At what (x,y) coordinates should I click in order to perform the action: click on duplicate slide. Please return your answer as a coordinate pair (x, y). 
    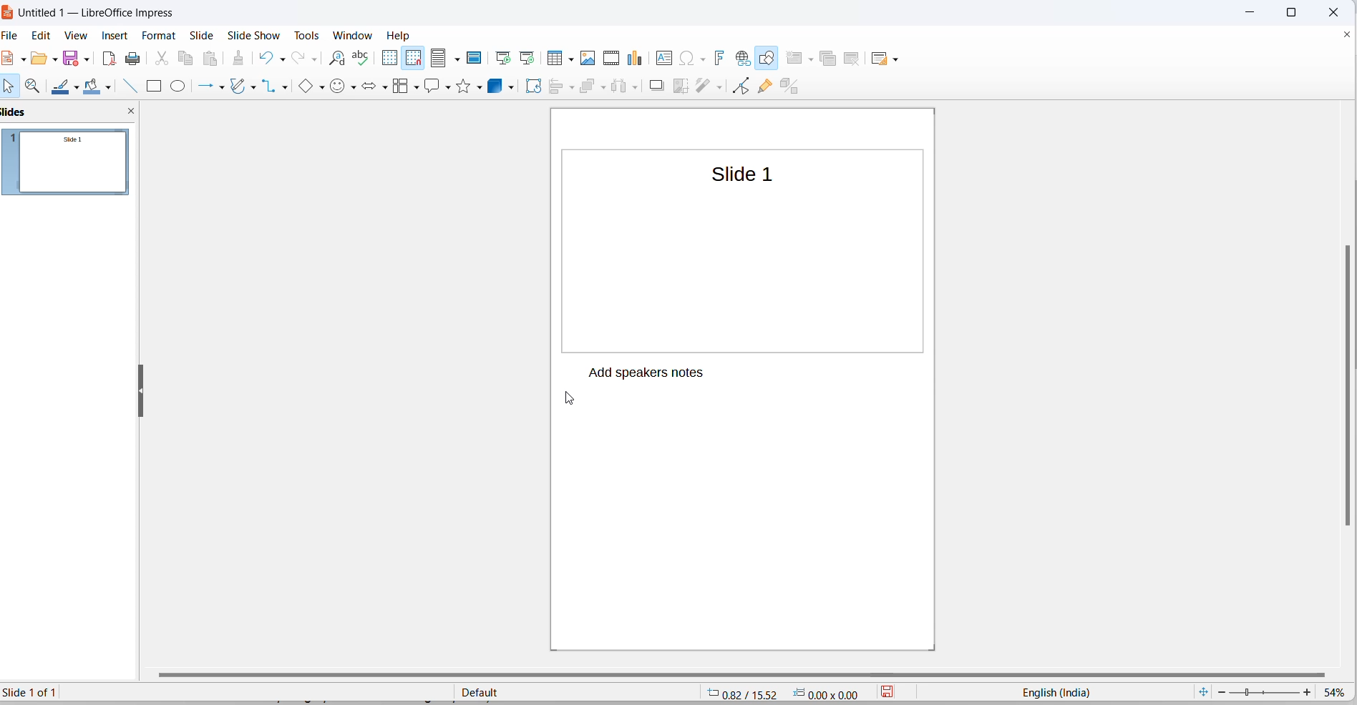
    Looking at the image, I should click on (830, 58).